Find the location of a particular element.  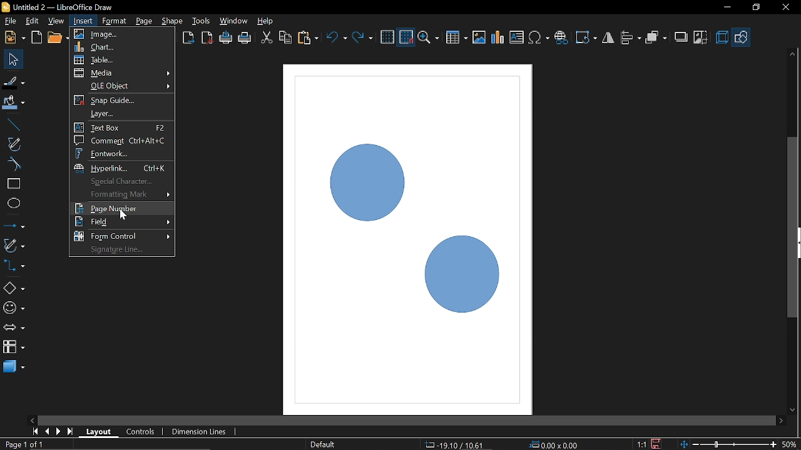

Insert is located at coordinates (84, 21).